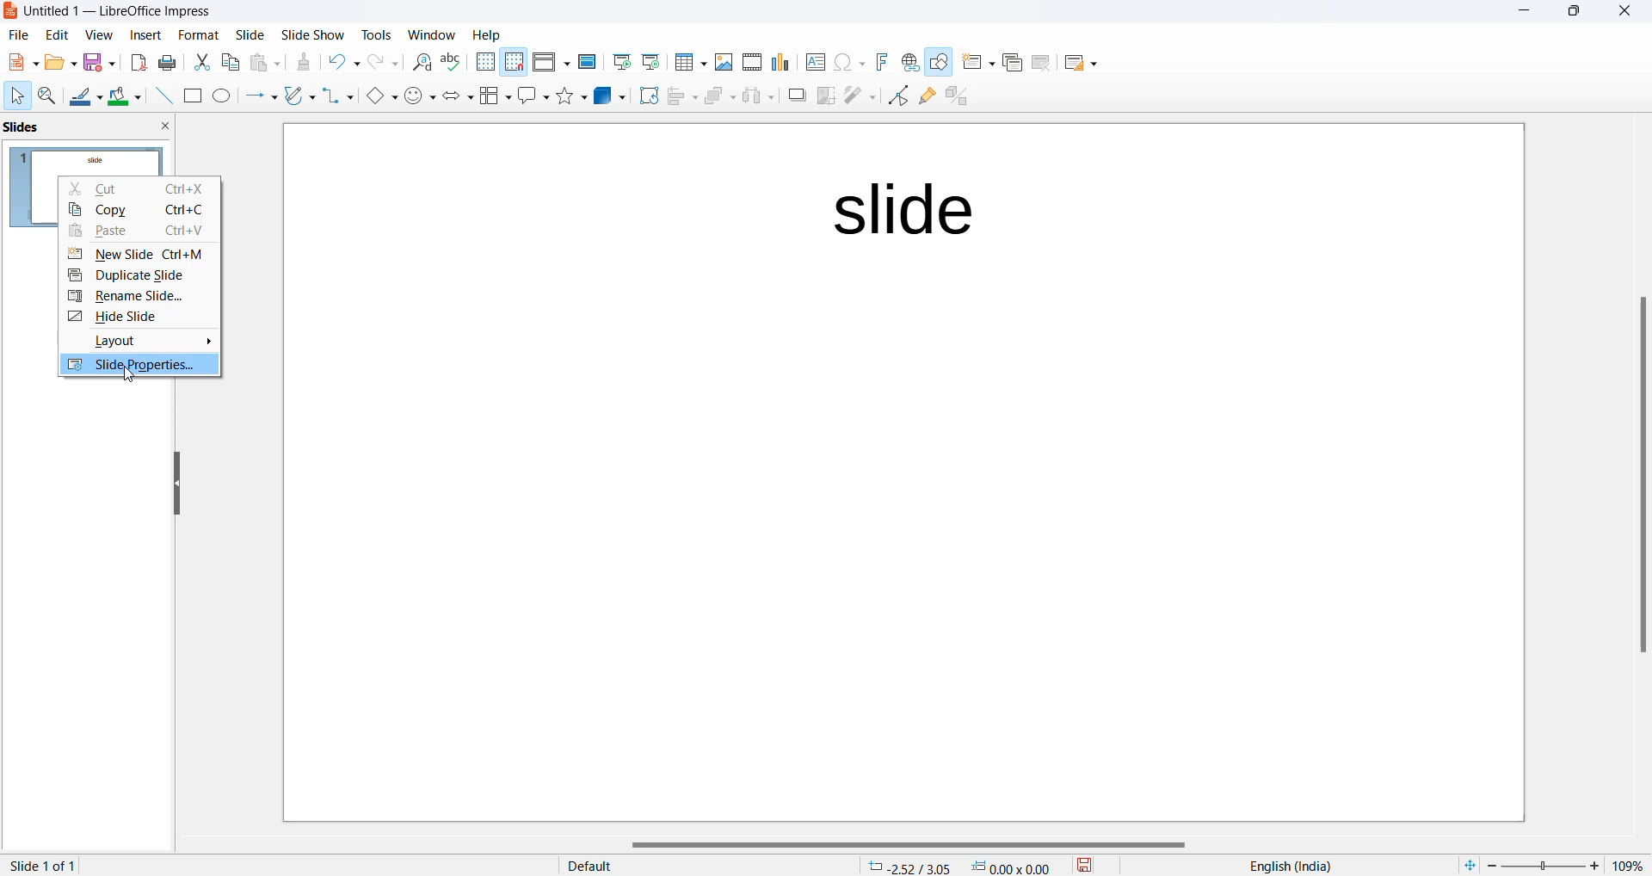 This screenshot has width=1652, height=876. Describe the element at coordinates (347, 65) in the screenshot. I see `undo` at that location.